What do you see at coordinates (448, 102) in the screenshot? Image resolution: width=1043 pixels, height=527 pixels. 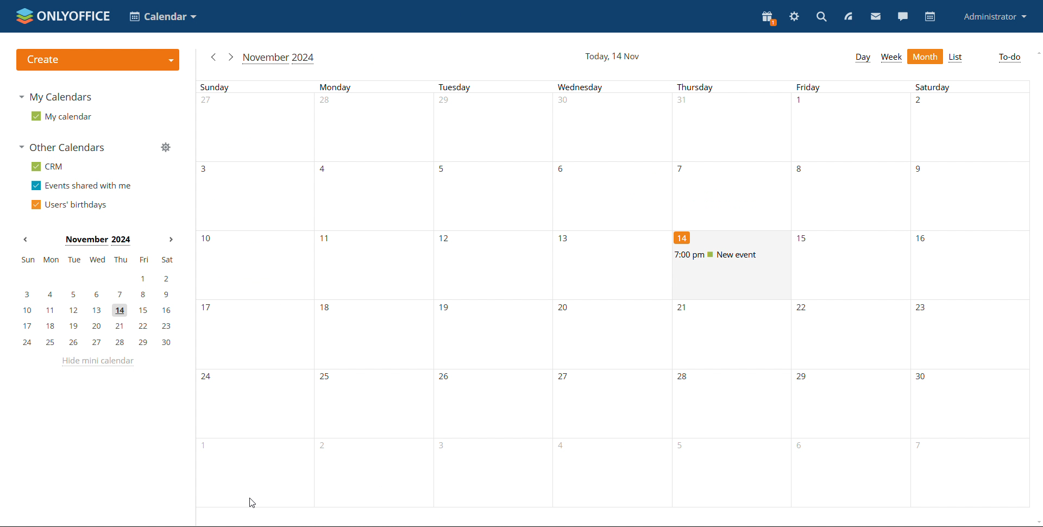 I see `number` at bounding box center [448, 102].